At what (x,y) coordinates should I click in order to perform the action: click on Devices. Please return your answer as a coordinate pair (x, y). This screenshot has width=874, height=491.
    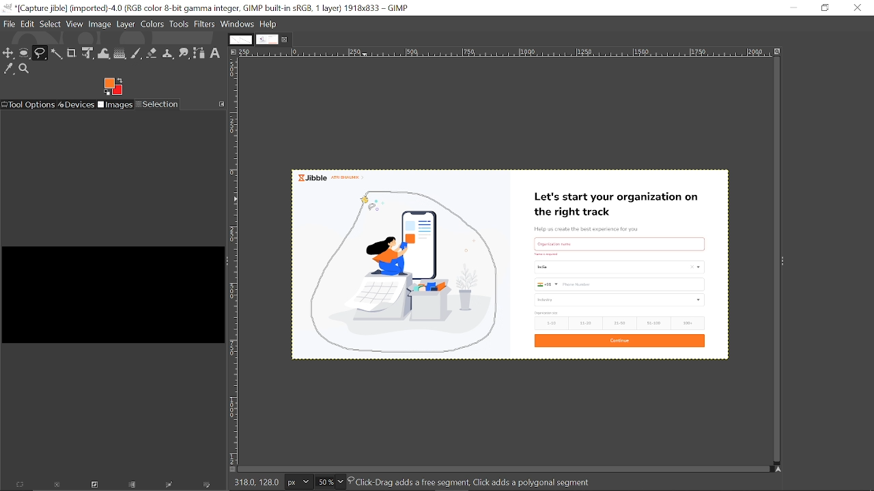
    Looking at the image, I should click on (77, 104).